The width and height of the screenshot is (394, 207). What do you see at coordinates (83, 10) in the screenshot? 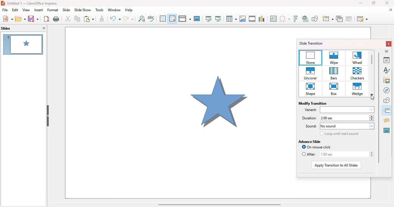
I see `slide show` at bounding box center [83, 10].